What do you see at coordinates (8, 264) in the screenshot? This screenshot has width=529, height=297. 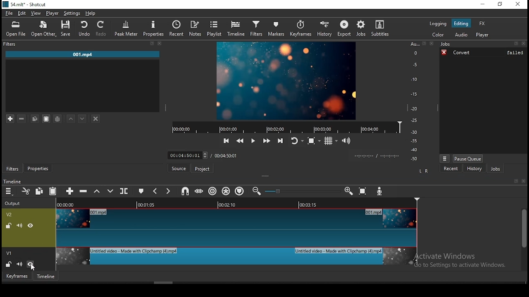 I see `(un)lock` at bounding box center [8, 264].